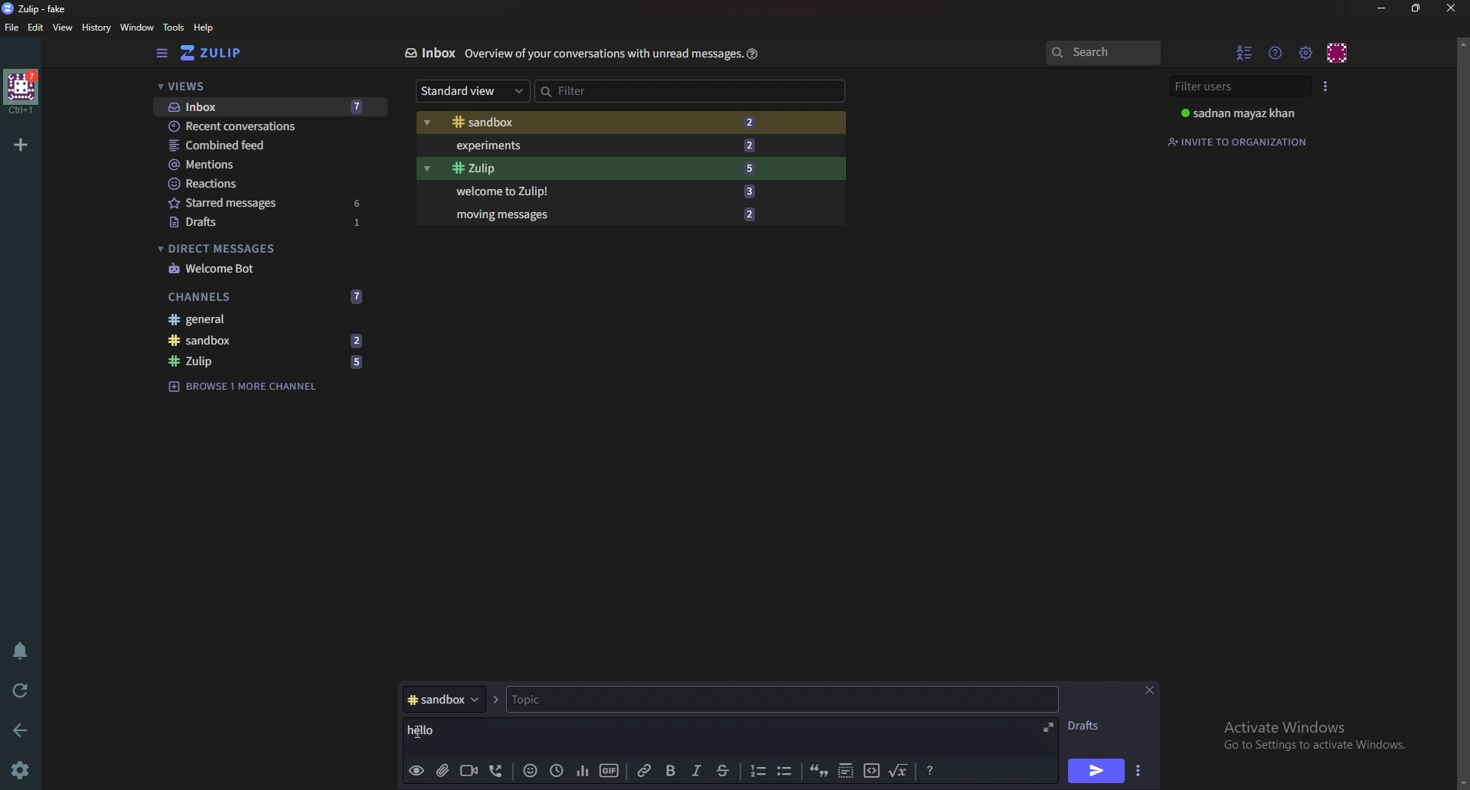 Image resolution: width=1470 pixels, height=790 pixels. What do you see at coordinates (695, 772) in the screenshot?
I see `Italic` at bounding box center [695, 772].